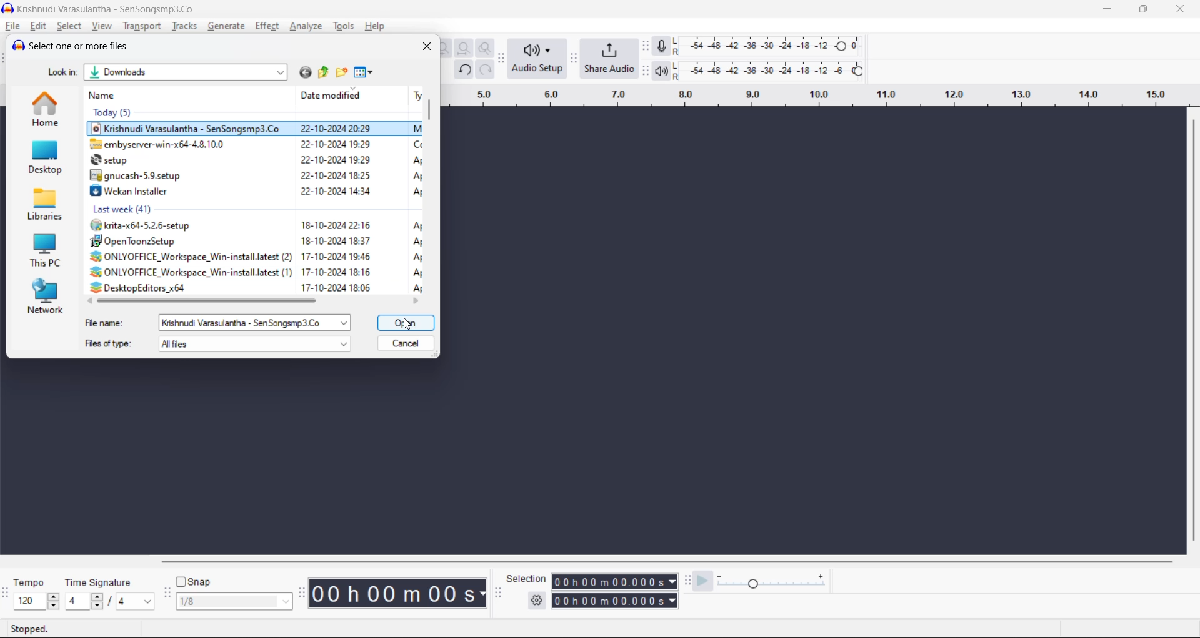 Image resolution: width=1200 pixels, height=638 pixels. Describe the element at coordinates (234, 113) in the screenshot. I see `Today (5)` at that location.